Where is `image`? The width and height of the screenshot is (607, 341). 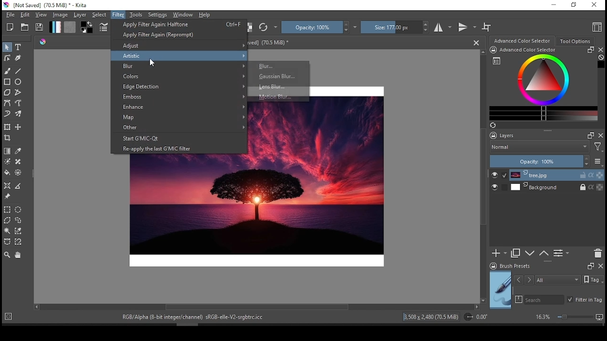 image is located at coordinates (256, 207).